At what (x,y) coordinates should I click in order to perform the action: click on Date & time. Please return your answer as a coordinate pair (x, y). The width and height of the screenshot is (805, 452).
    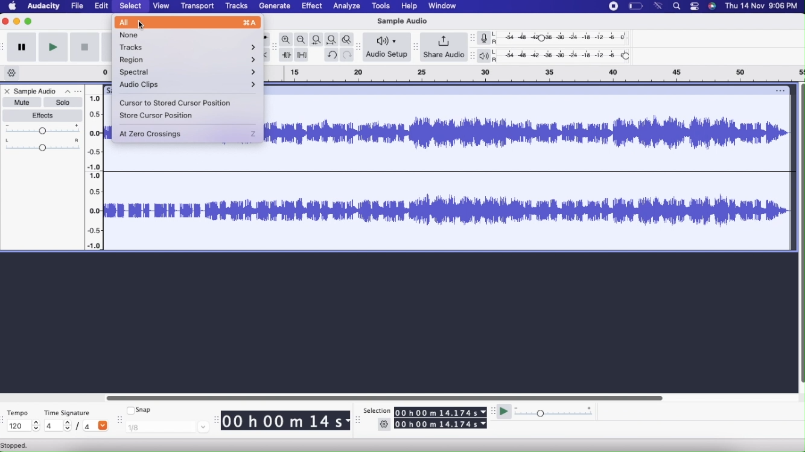
    Looking at the image, I should click on (762, 6).